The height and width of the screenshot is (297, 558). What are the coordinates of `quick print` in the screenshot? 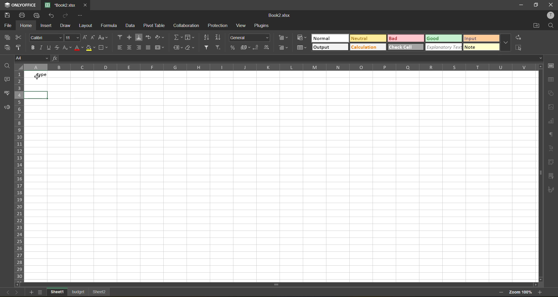 It's located at (37, 15).